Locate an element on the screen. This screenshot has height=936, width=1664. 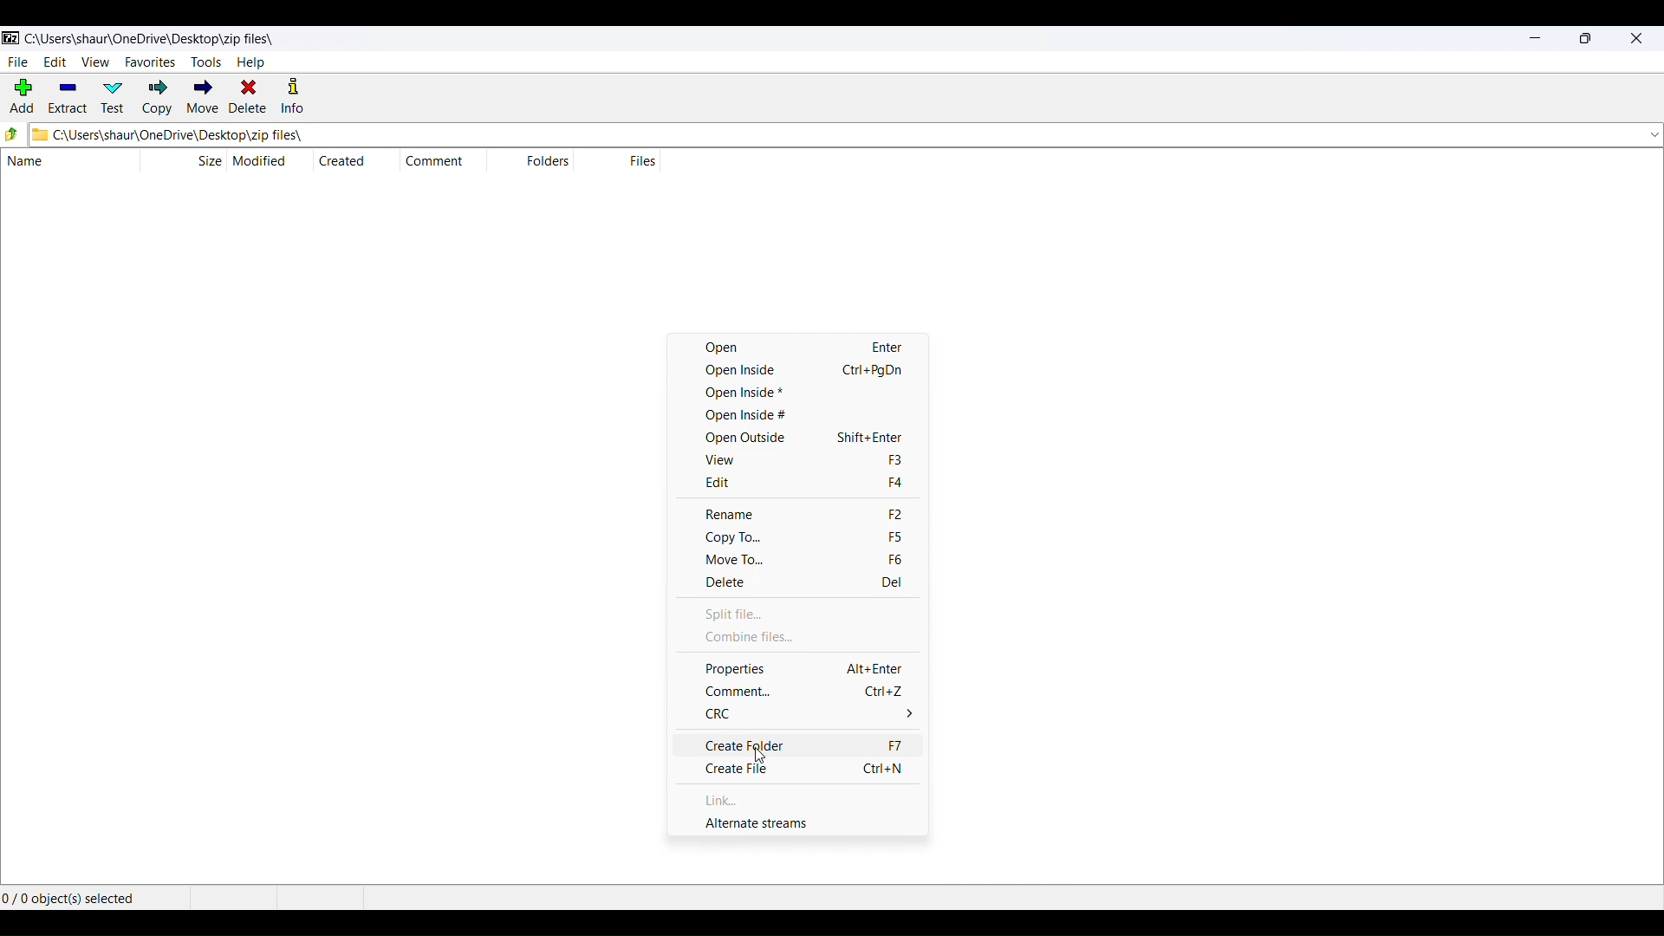
CLOSE is located at coordinates (1635, 40).